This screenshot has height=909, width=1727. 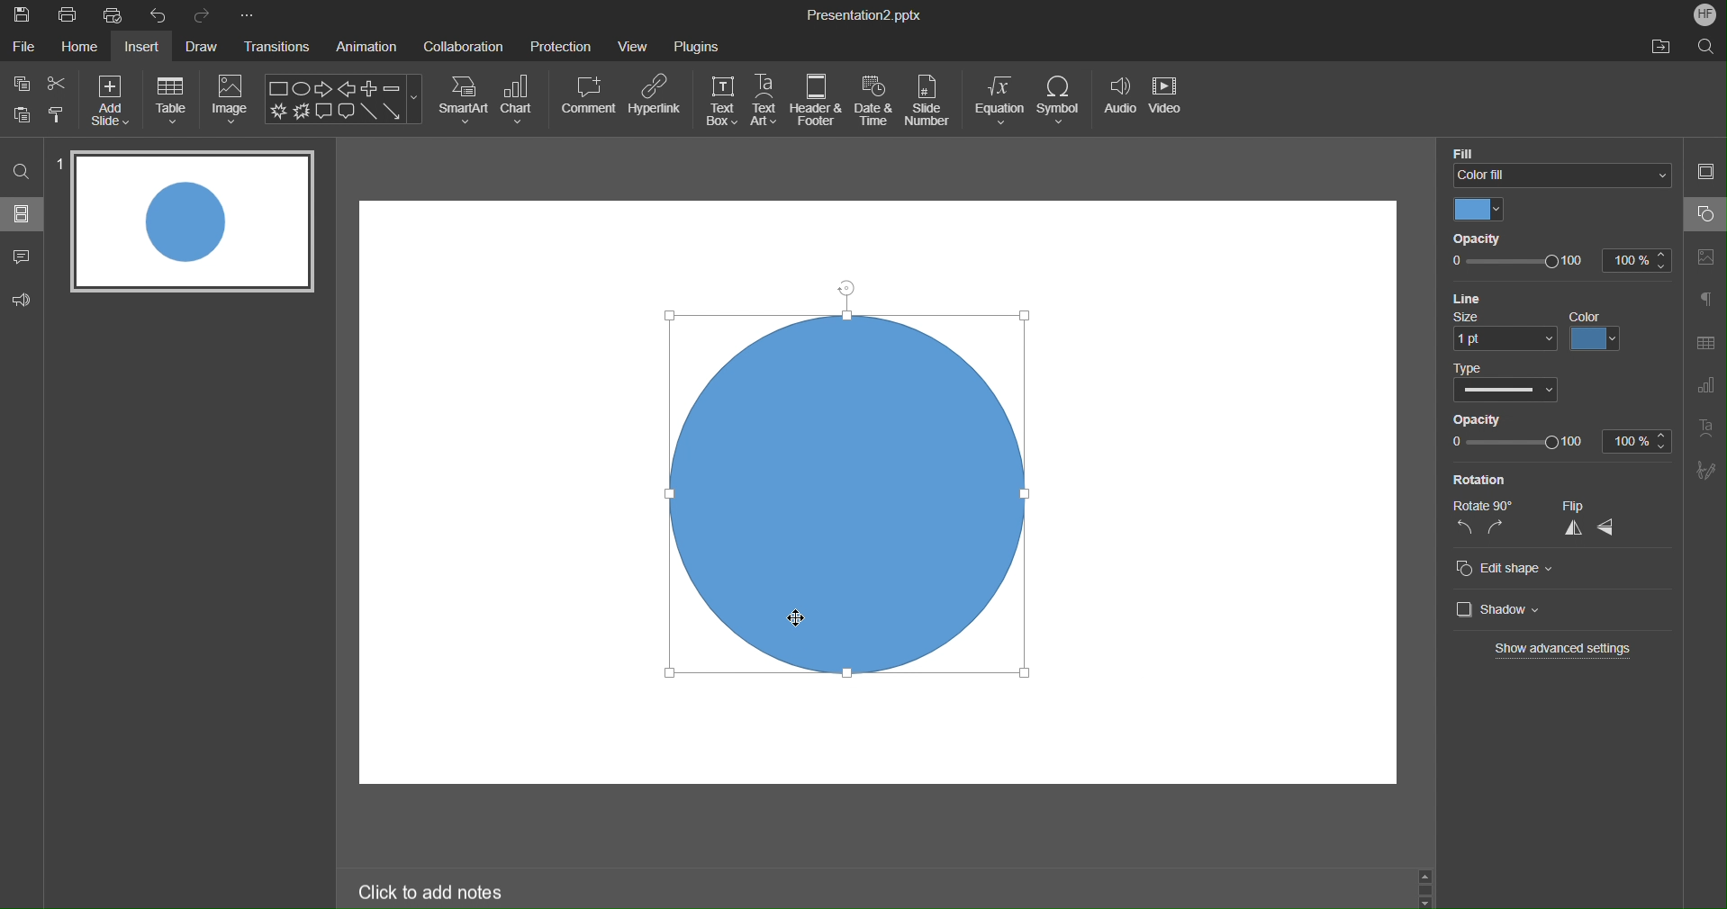 I want to click on Paragraphs, so click(x=1706, y=298).